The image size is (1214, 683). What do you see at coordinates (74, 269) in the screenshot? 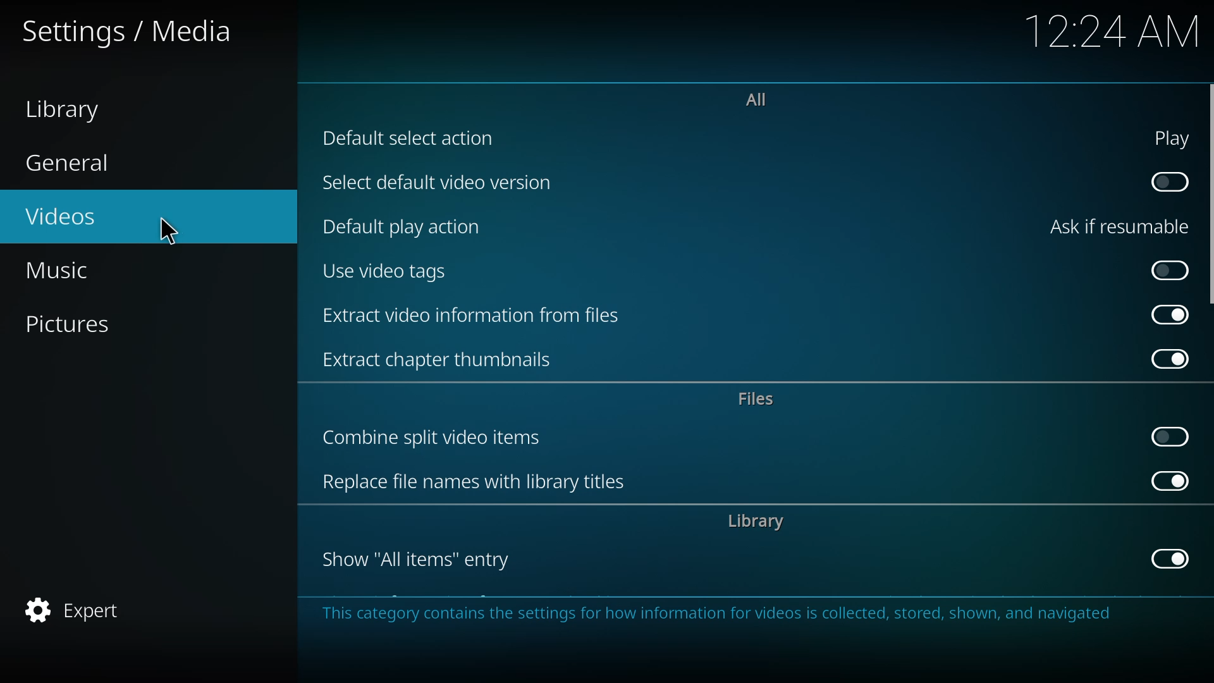
I see `music` at bounding box center [74, 269].